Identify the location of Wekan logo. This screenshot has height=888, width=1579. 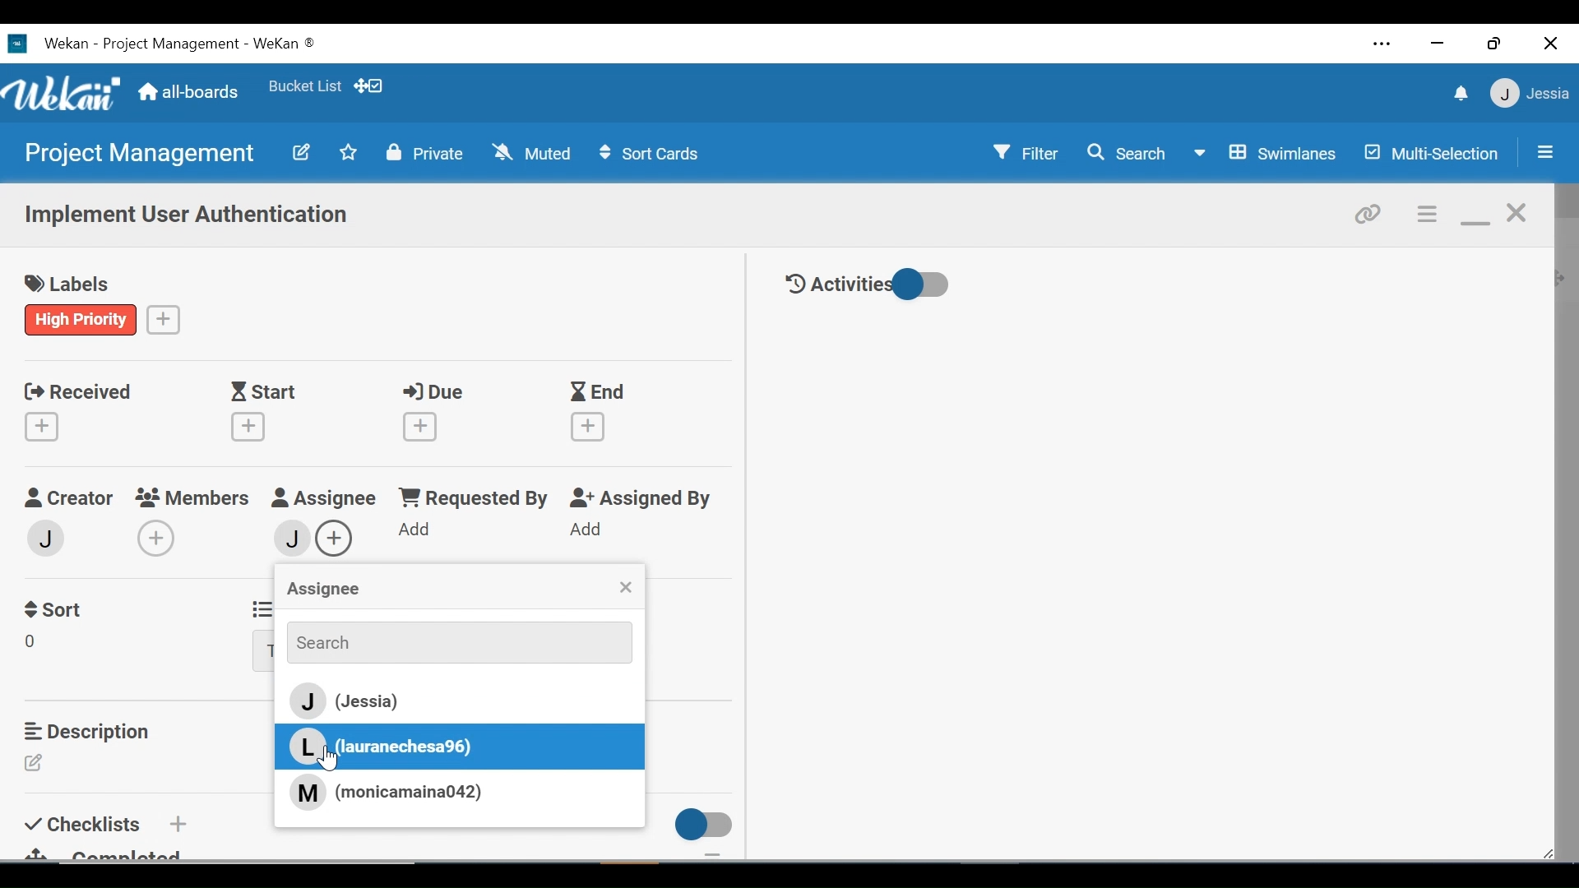
(65, 95).